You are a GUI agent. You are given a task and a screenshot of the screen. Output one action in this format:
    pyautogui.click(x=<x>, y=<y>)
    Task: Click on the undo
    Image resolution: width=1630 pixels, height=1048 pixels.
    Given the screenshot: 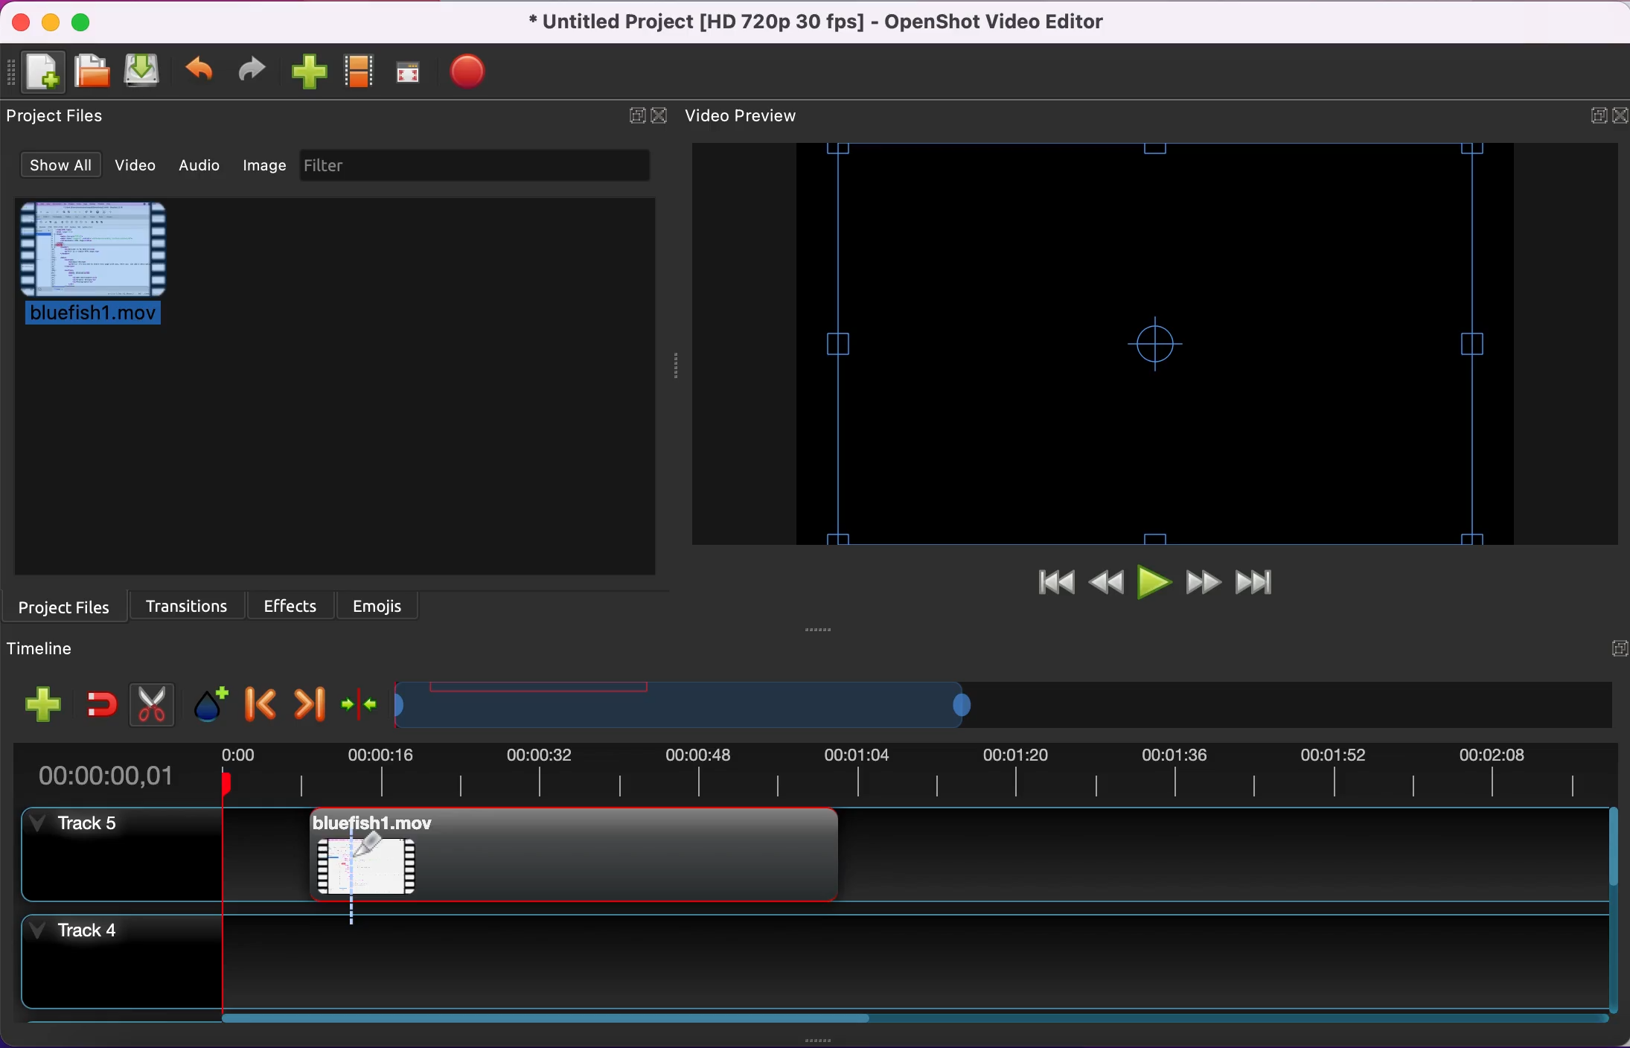 What is the action you would take?
    pyautogui.click(x=201, y=73)
    